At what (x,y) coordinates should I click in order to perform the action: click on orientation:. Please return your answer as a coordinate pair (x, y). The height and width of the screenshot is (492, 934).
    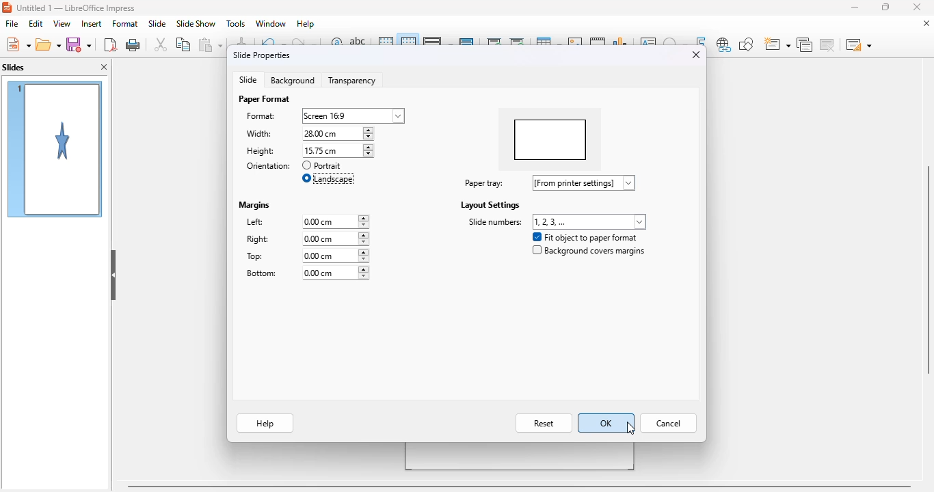
    Looking at the image, I should click on (269, 165).